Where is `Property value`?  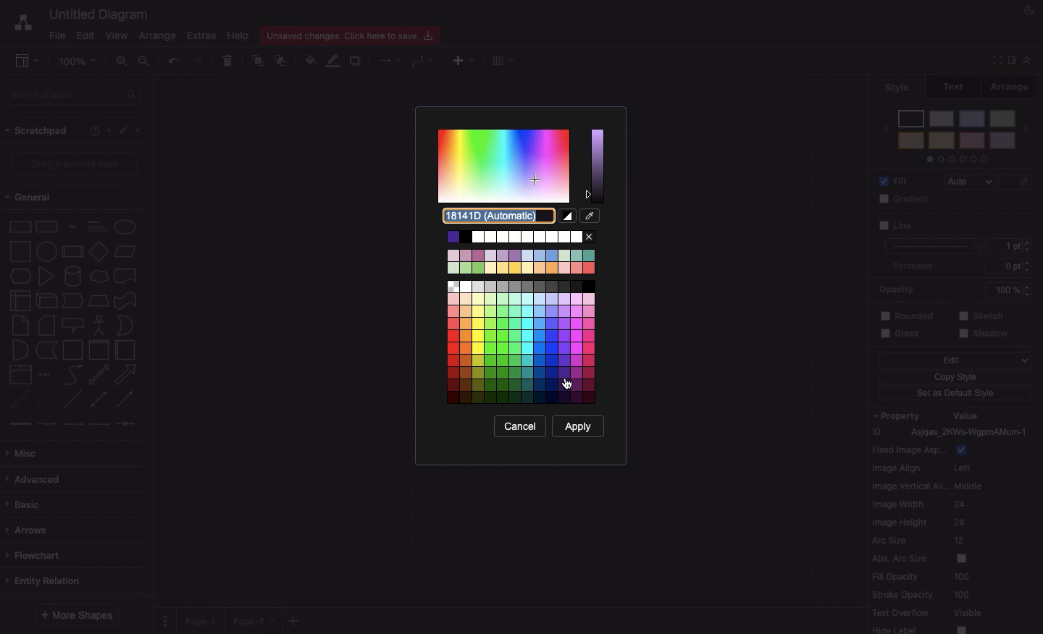
Property value is located at coordinates (956, 521).